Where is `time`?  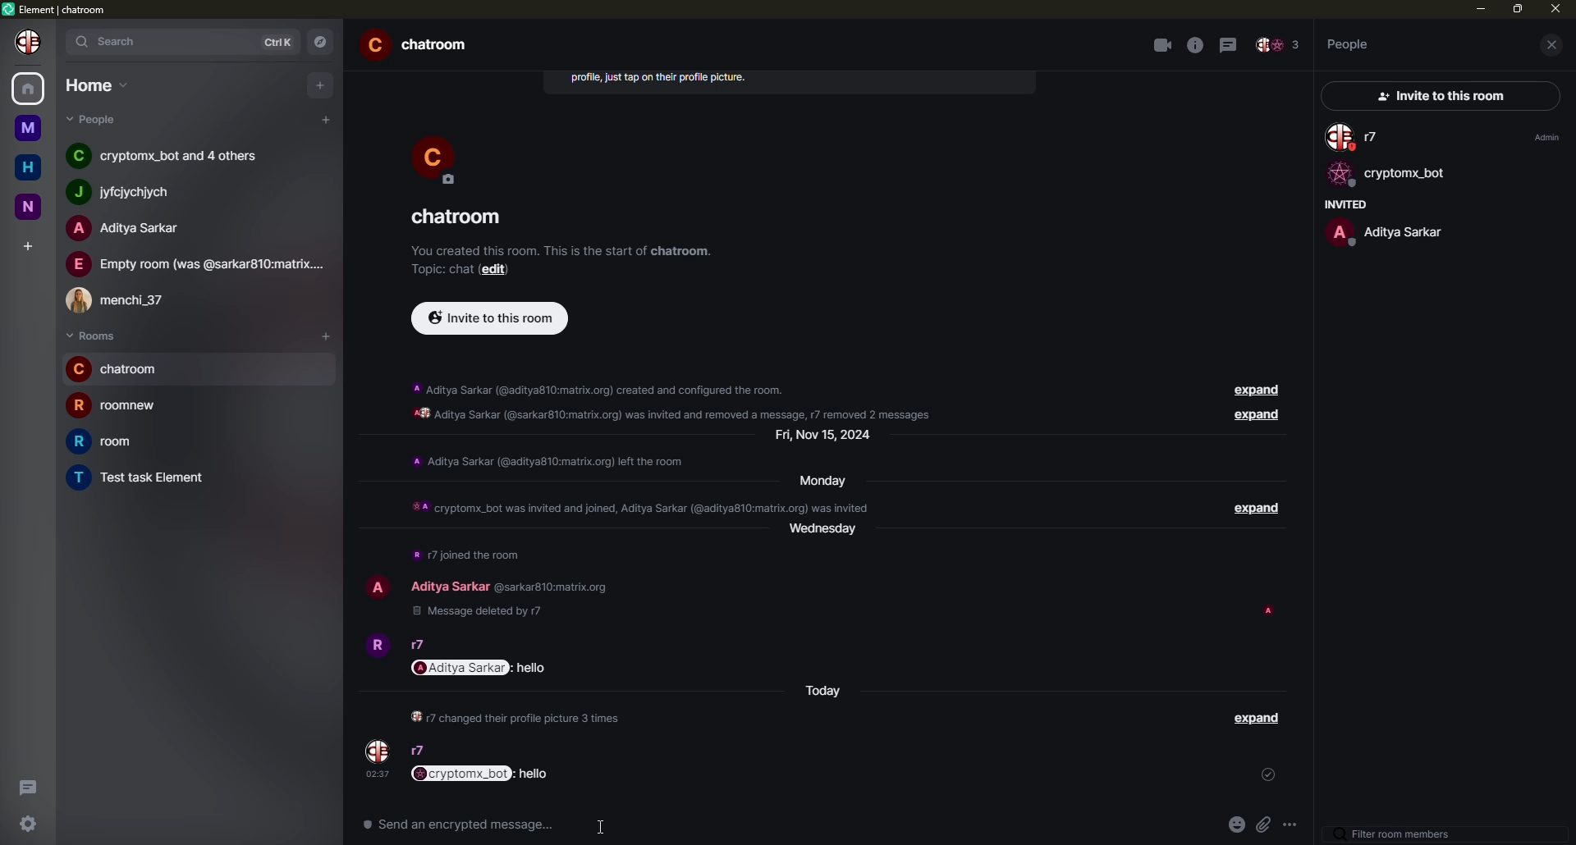 time is located at coordinates (378, 774).